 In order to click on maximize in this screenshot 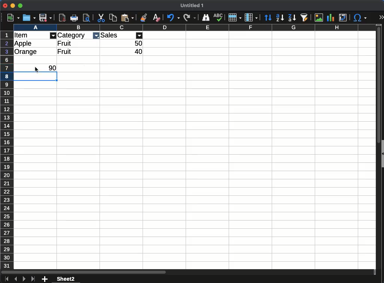, I will do `click(20, 6)`.